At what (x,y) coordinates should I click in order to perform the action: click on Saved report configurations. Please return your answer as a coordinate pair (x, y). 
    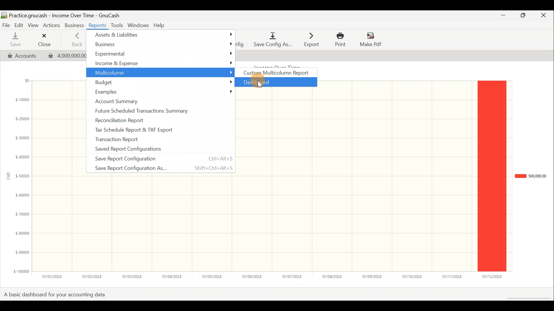
    Looking at the image, I should click on (160, 150).